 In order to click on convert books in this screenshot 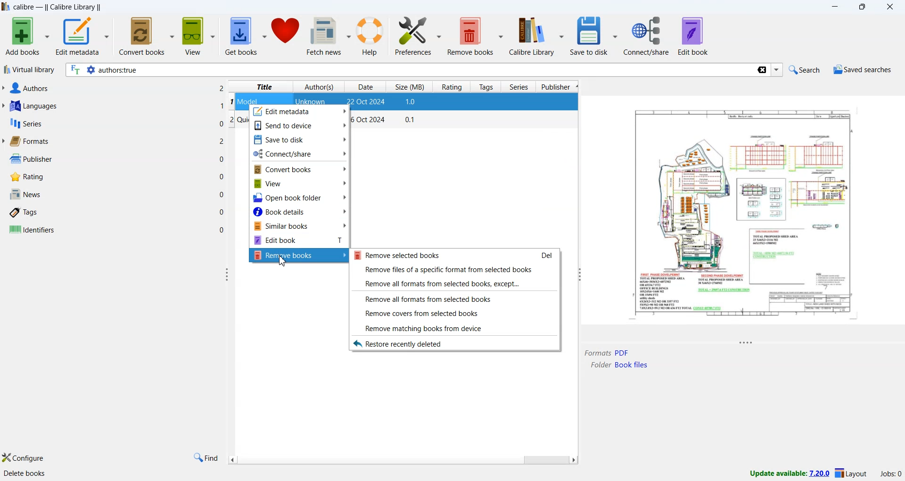, I will do `click(148, 35)`.